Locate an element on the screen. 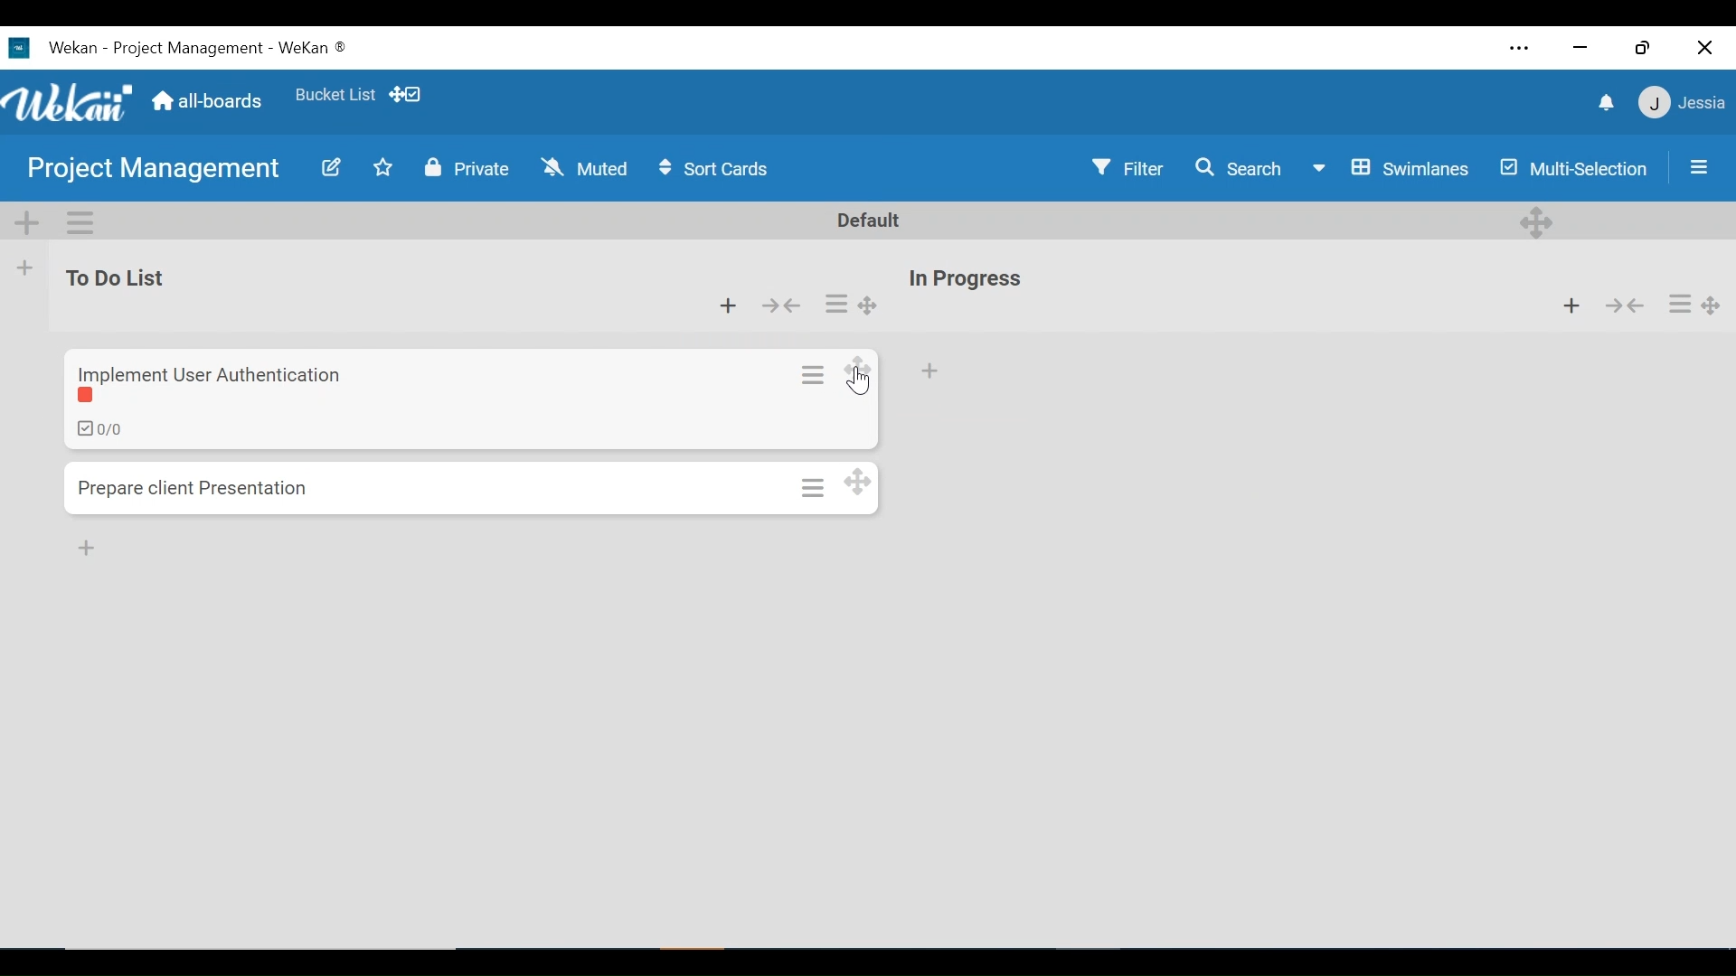 The image size is (1736, 976). Card actions is located at coordinates (812, 373).